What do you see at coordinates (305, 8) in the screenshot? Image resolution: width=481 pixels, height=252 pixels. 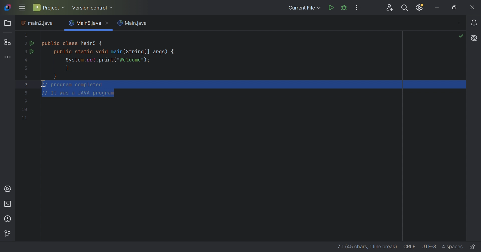 I see `Current File` at bounding box center [305, 8].